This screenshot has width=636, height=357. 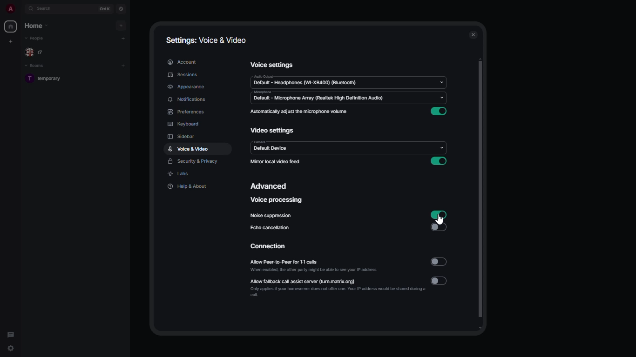 I want to click on notifications, so click(x=188, y=99).